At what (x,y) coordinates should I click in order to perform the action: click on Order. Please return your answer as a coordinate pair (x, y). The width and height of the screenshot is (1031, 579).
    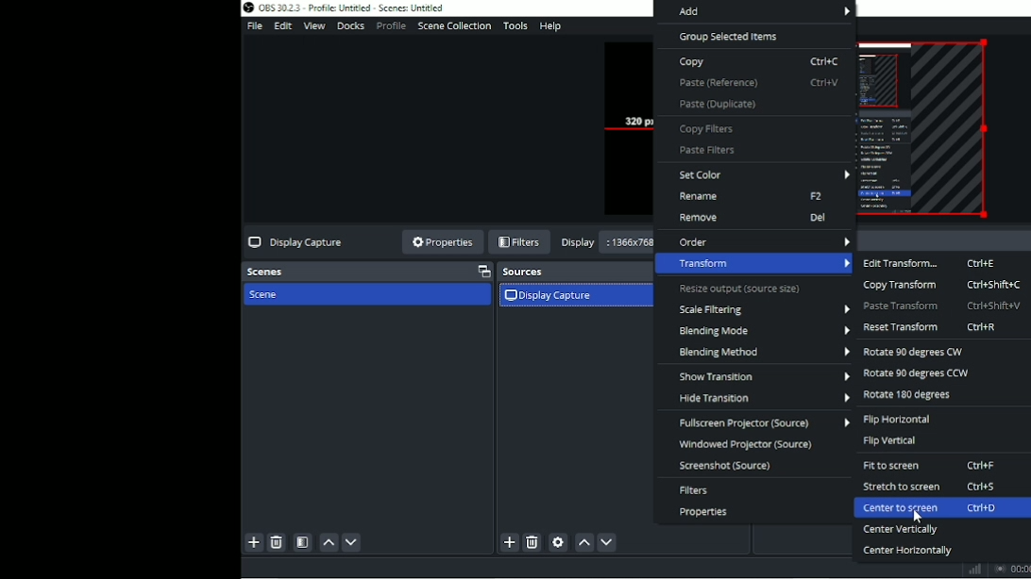
    Looking at the image, I should click on (760, 241).